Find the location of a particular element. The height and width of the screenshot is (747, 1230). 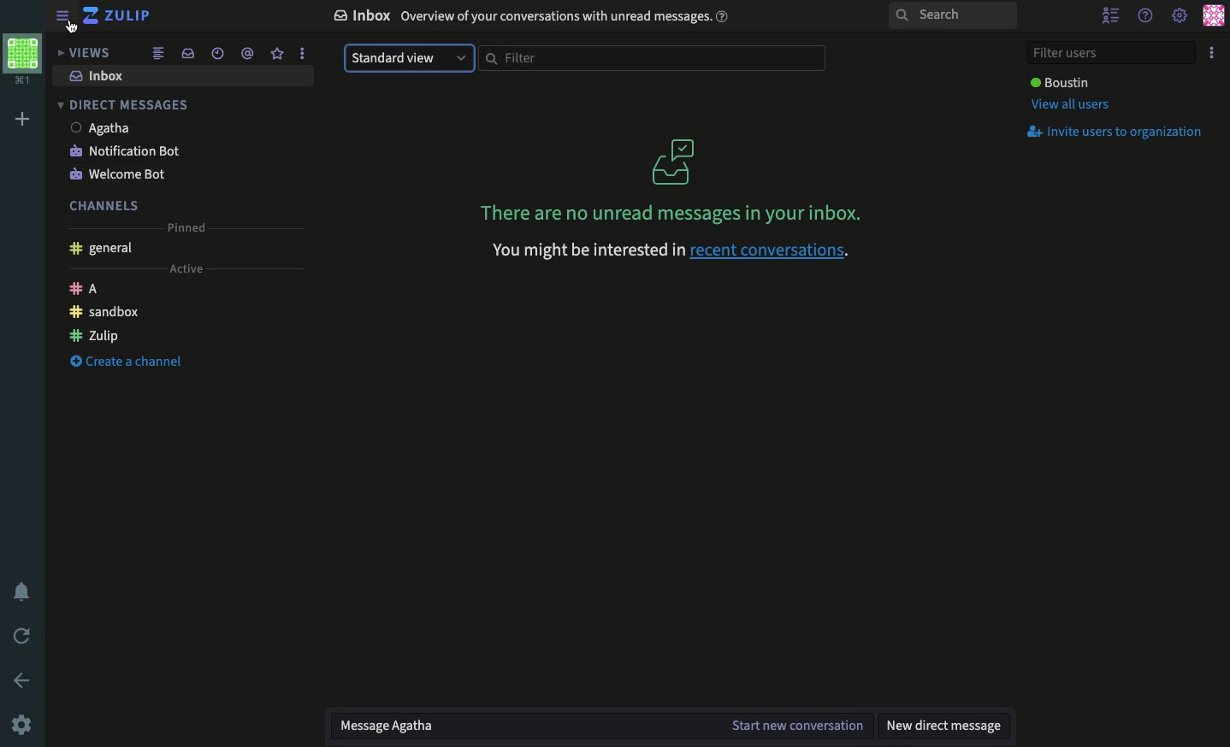

Feed is located at coordinates (162, 52).